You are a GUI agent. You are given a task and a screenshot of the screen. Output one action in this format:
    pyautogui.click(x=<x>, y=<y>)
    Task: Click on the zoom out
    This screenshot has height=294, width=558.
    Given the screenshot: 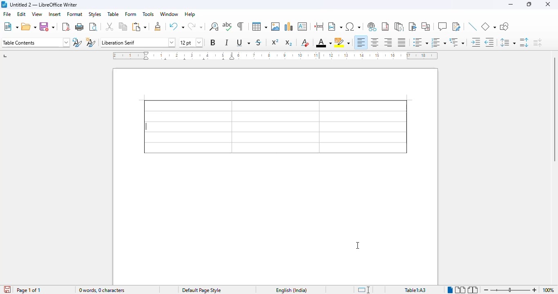 What is the action you would take?
    pyautogui.click(x=487, y=290)
    